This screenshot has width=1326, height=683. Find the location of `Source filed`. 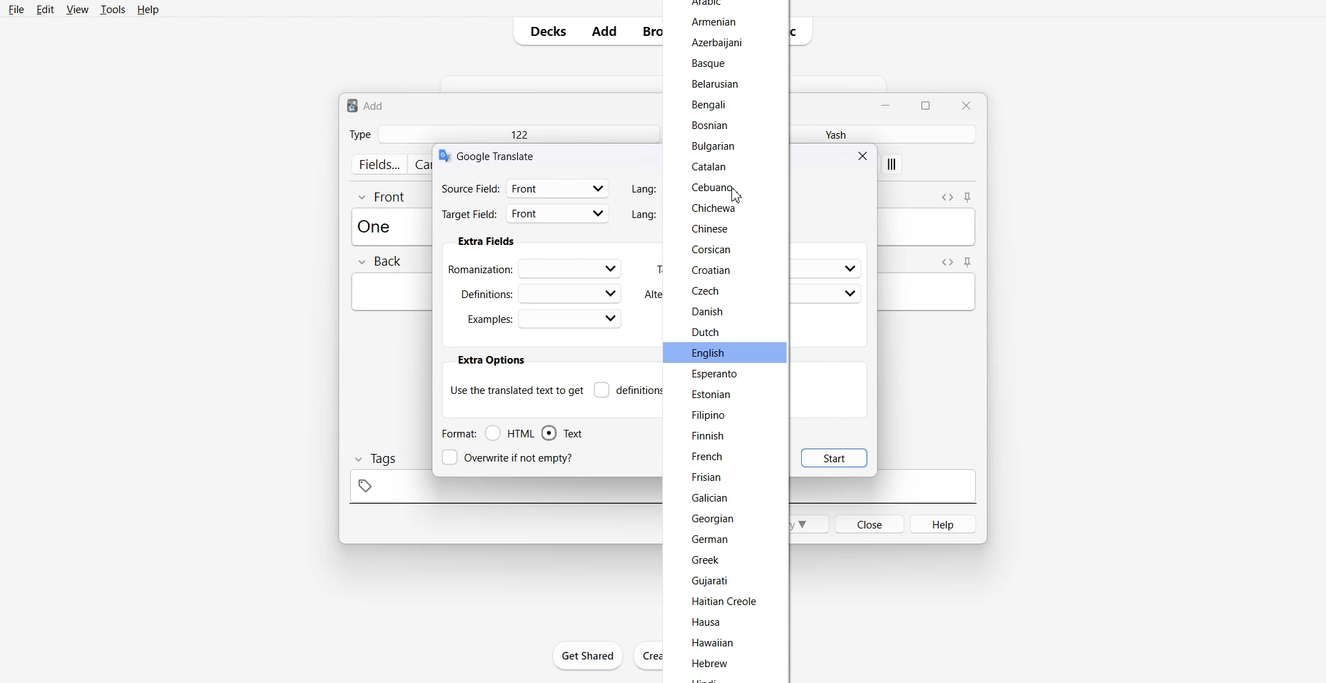

Source filed is located at coordinates (526, 188).